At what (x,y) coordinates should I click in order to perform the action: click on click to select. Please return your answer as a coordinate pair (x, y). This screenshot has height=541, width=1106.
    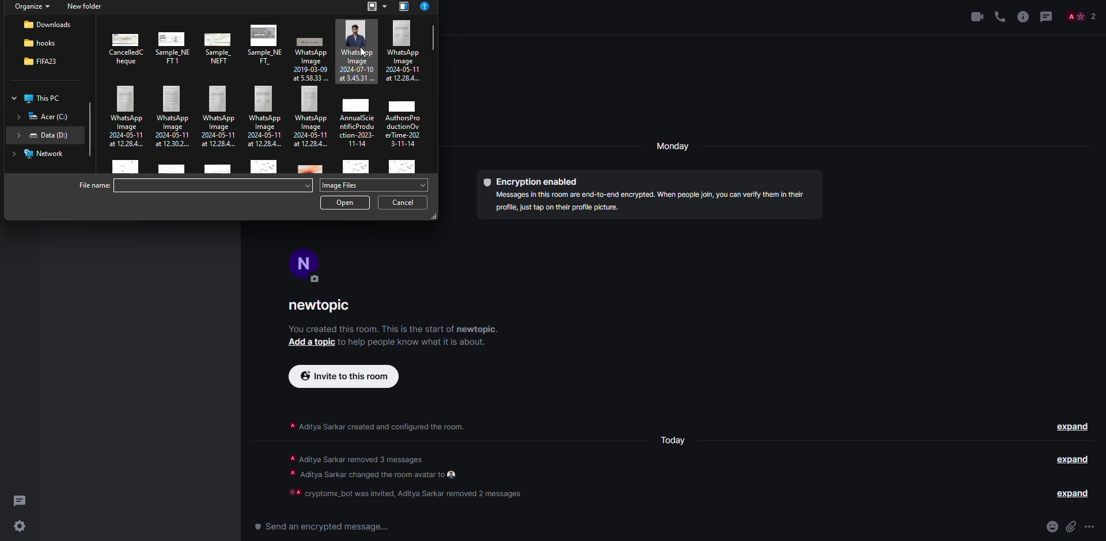
    Looking at the image, I should click on (221, 48).